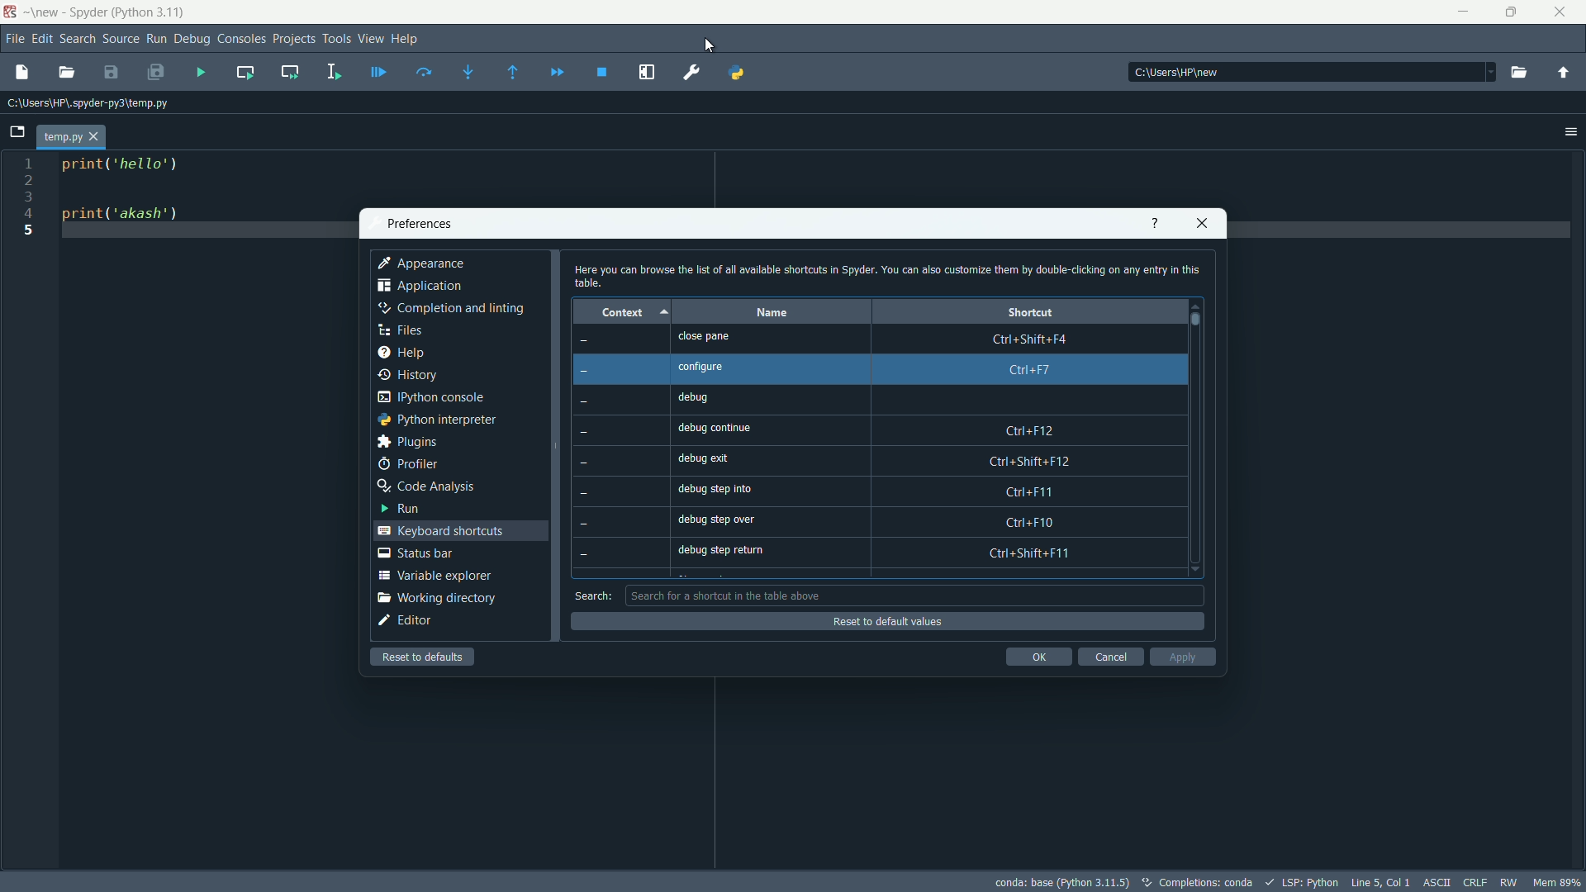  Describe the element at coordinates (710, 46) in the screenshot. I see `cursor` at that location.